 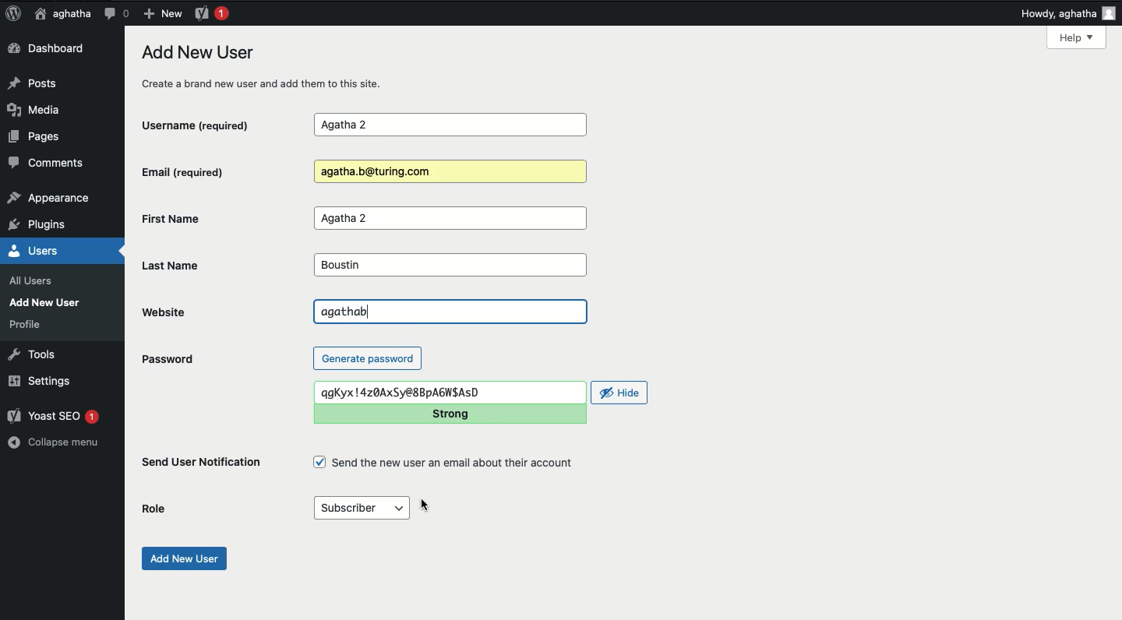 What do you see at coordinates (202, 312) in the screenshot?
I see `Website` at bounding box center [202, 312].